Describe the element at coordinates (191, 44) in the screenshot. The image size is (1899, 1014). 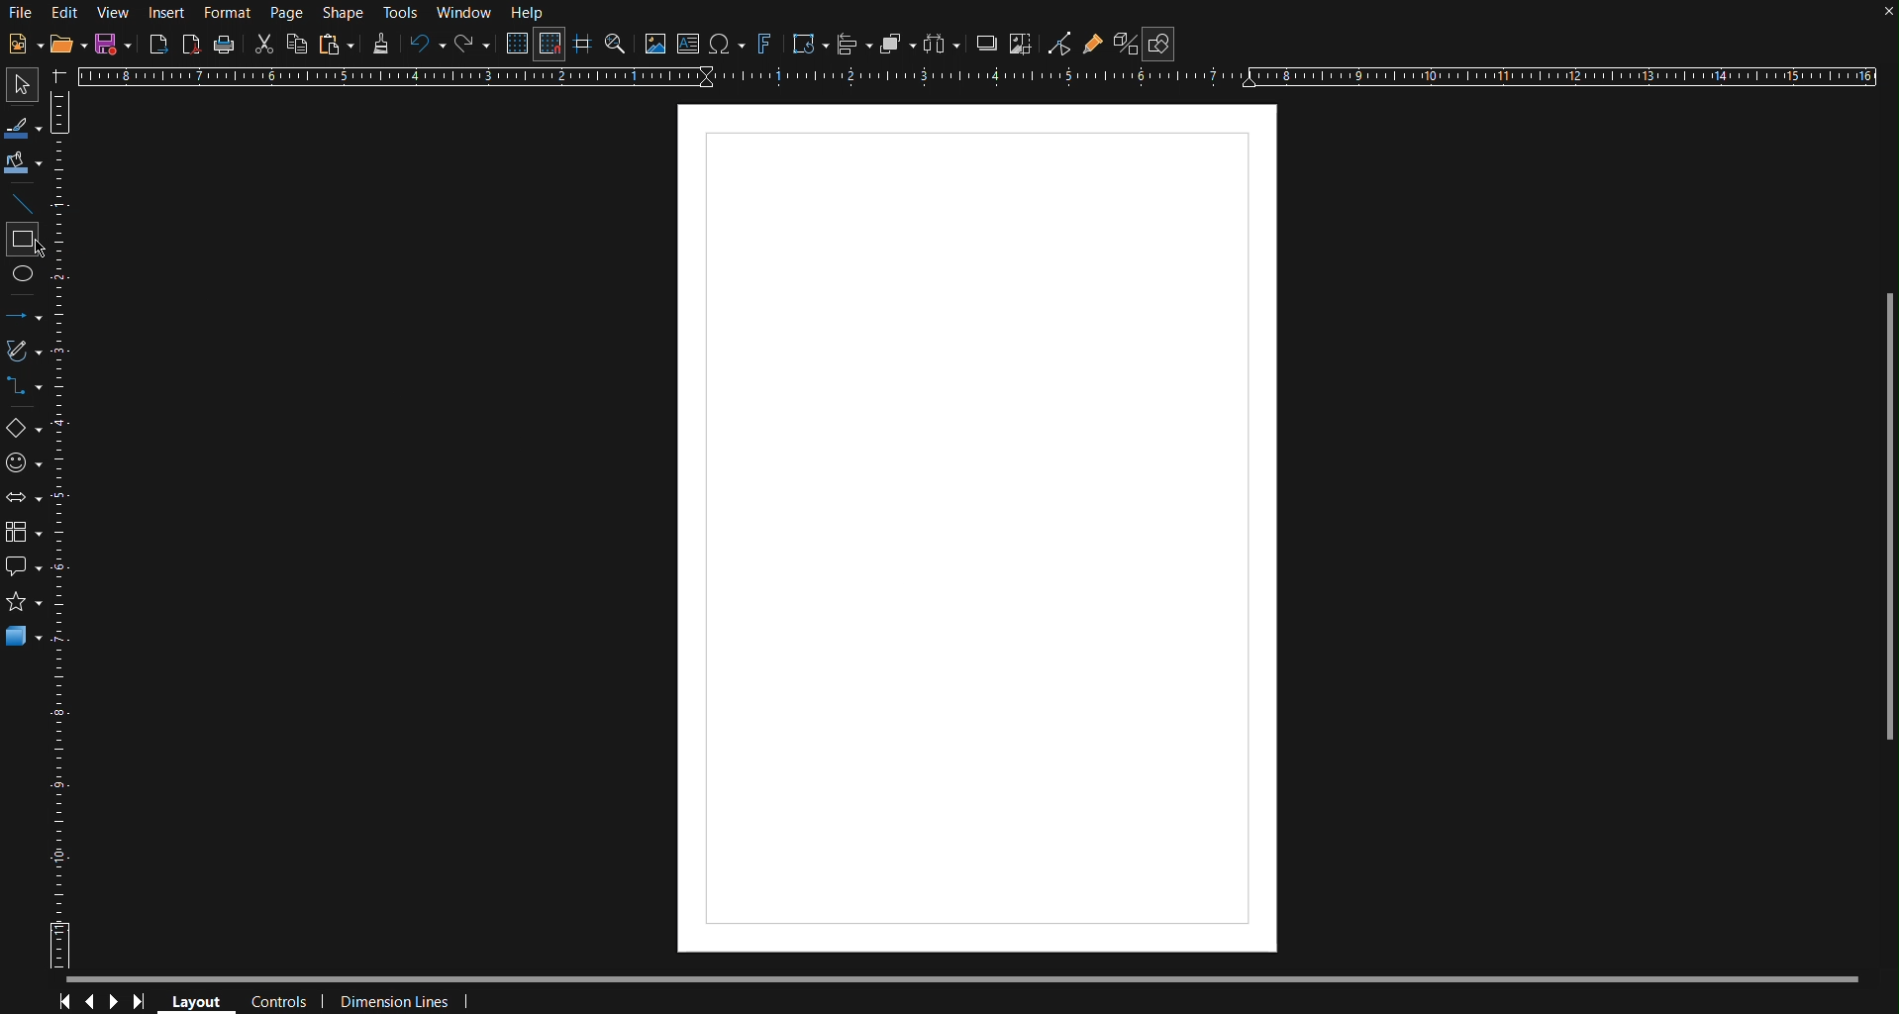
I see `Export as PDF` at that location.